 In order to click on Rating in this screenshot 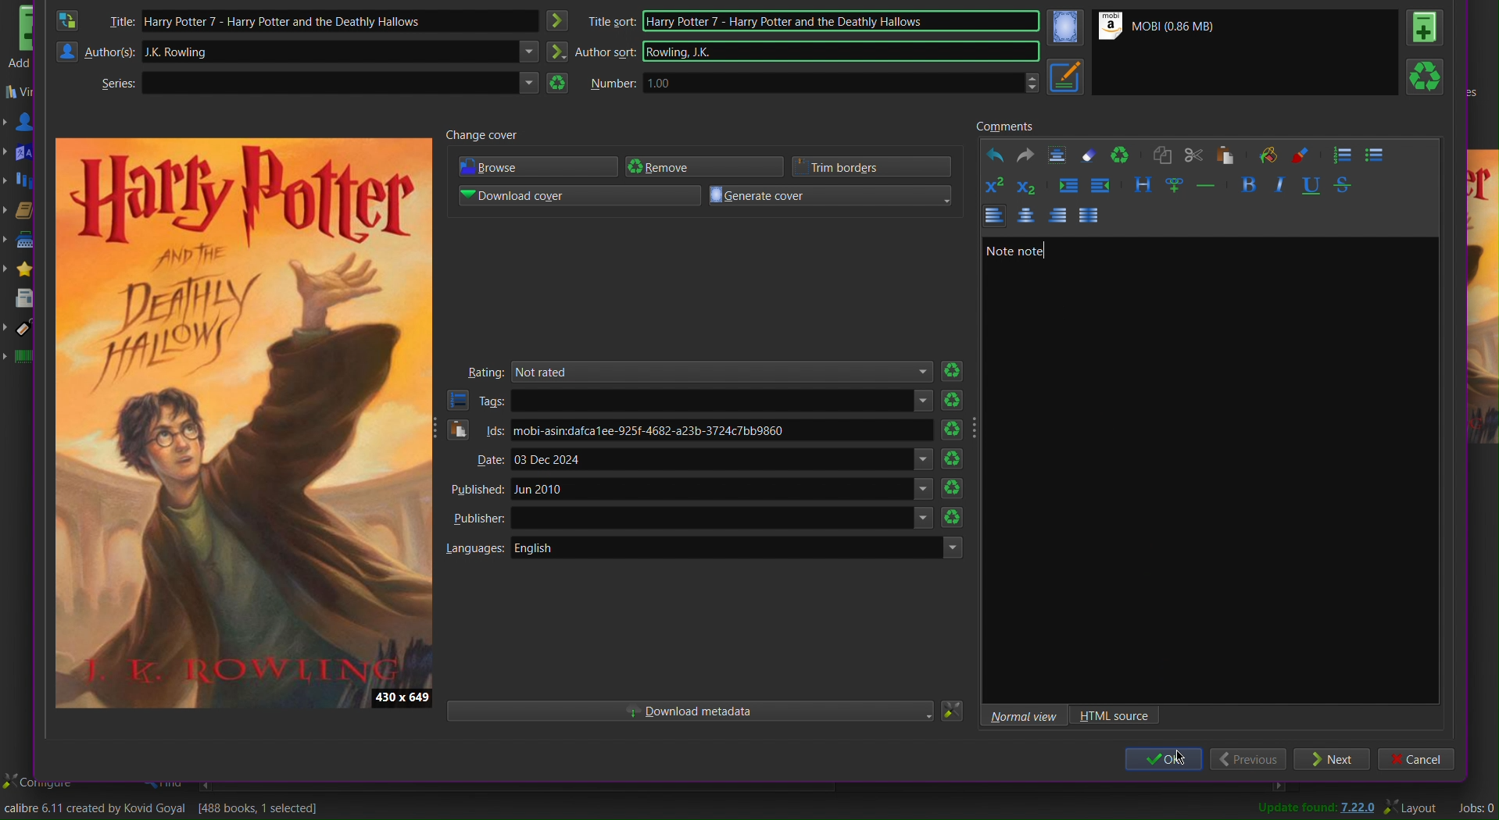, I will do `click(485, 369)`.